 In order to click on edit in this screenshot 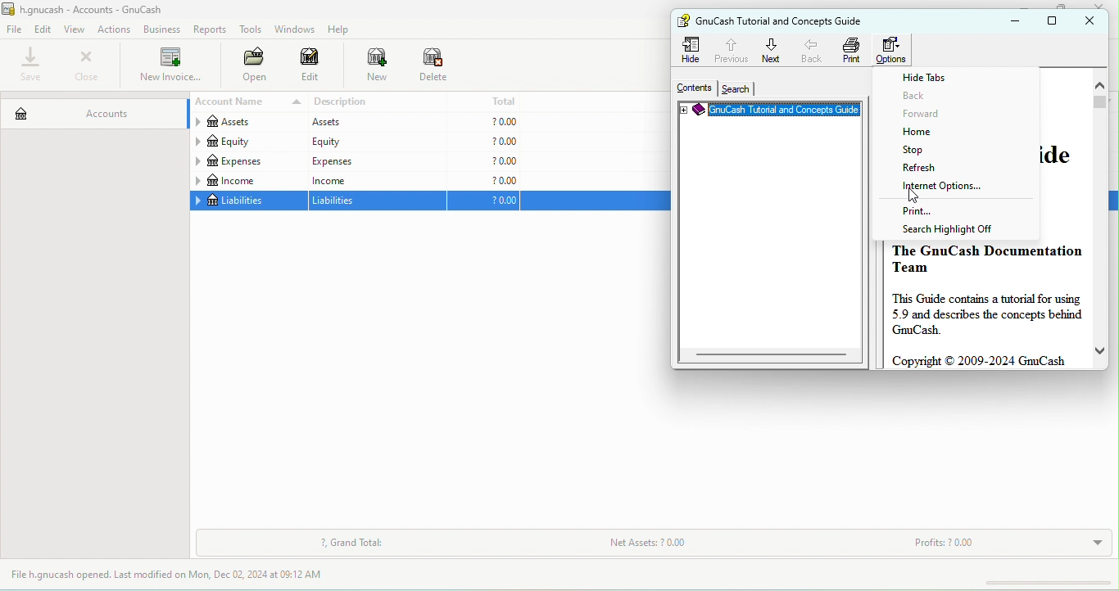, I will do `click(44, 29)`.